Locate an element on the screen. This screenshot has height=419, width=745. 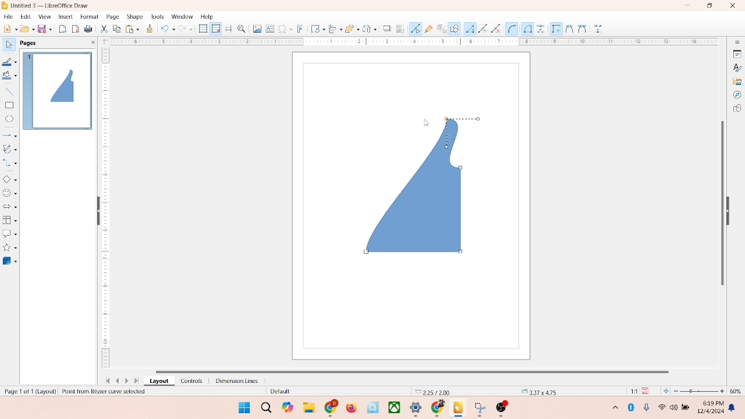
speaker is located at coordinates (675, 407).